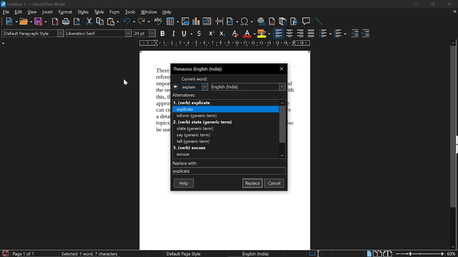  Describe the element at coordinates (77, 22) in the screenshot. I see `toggle print preview` at that location.